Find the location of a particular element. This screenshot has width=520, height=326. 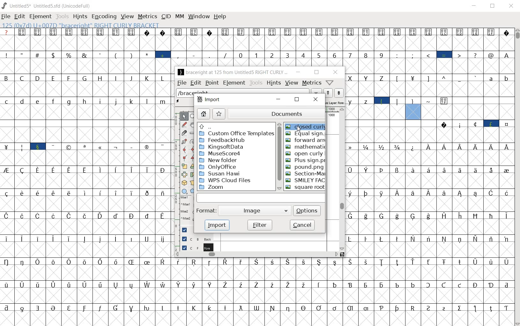

minimize is located at coordinates (298, 72).